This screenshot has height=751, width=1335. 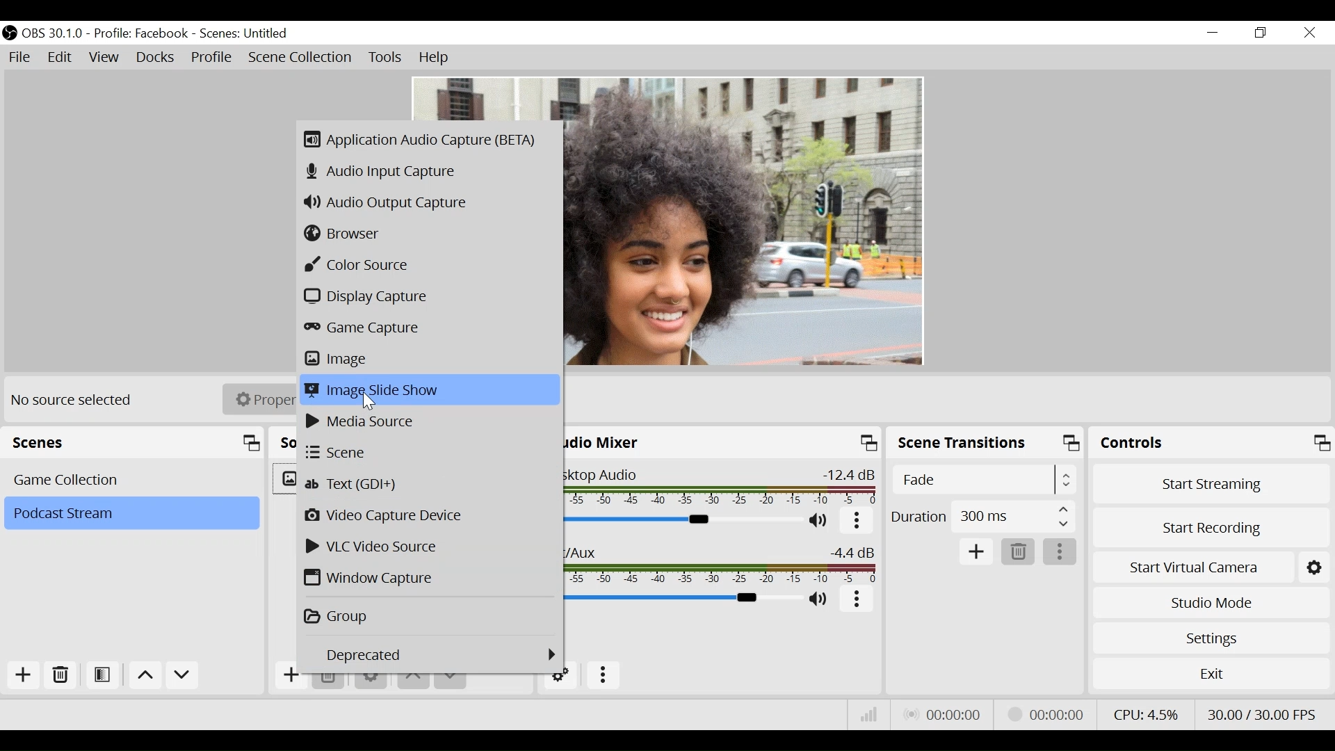 I want to click on Tools, so click(x=385, y=58).